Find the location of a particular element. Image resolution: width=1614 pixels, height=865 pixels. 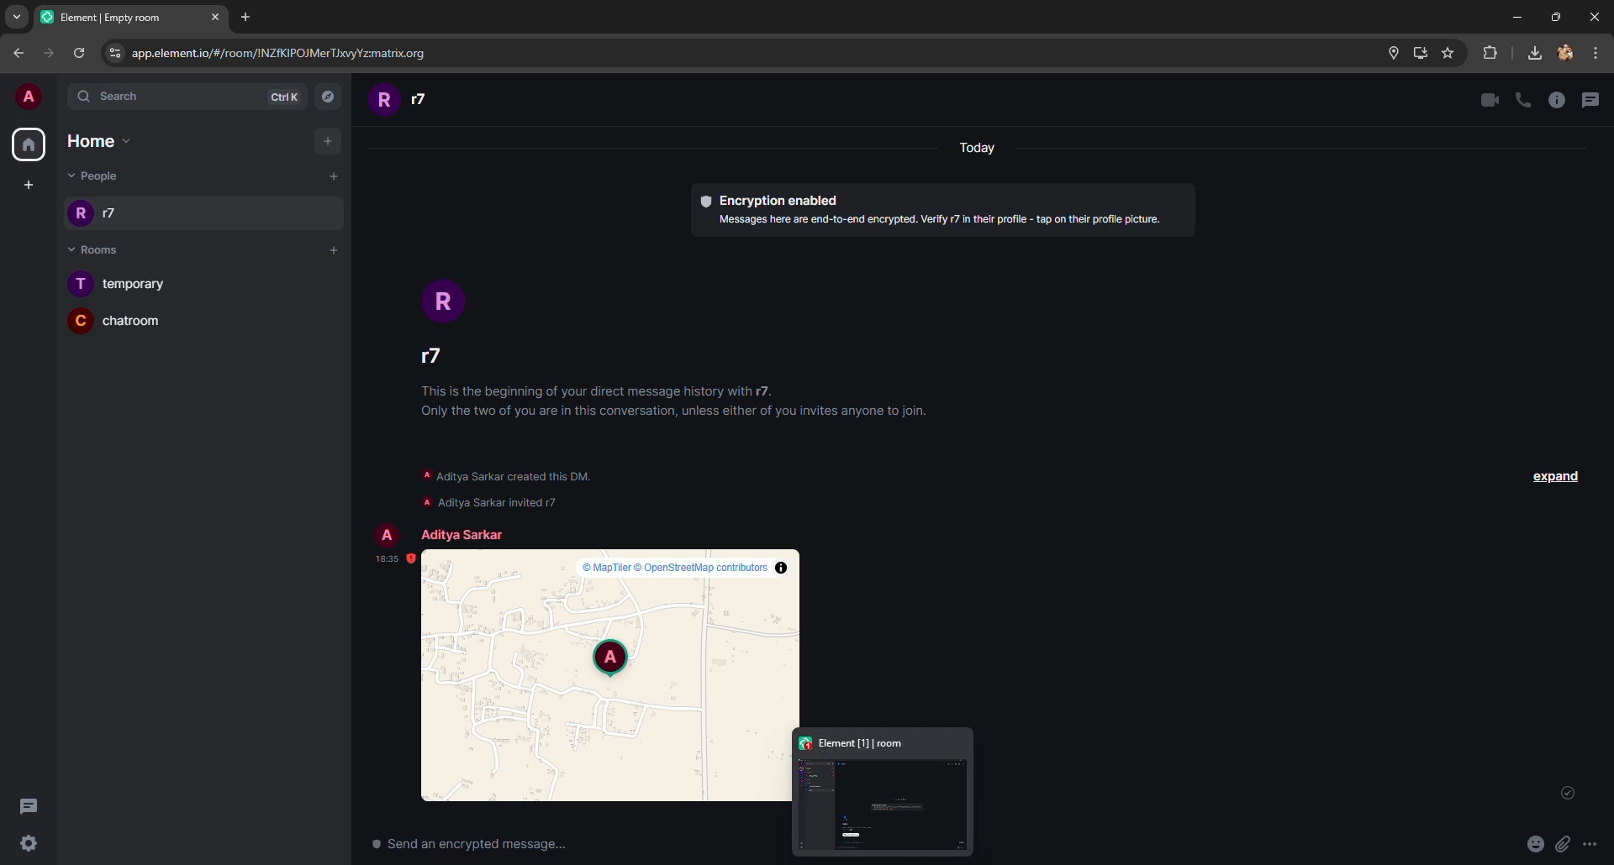

temporary is located at coordinates (156, 283).